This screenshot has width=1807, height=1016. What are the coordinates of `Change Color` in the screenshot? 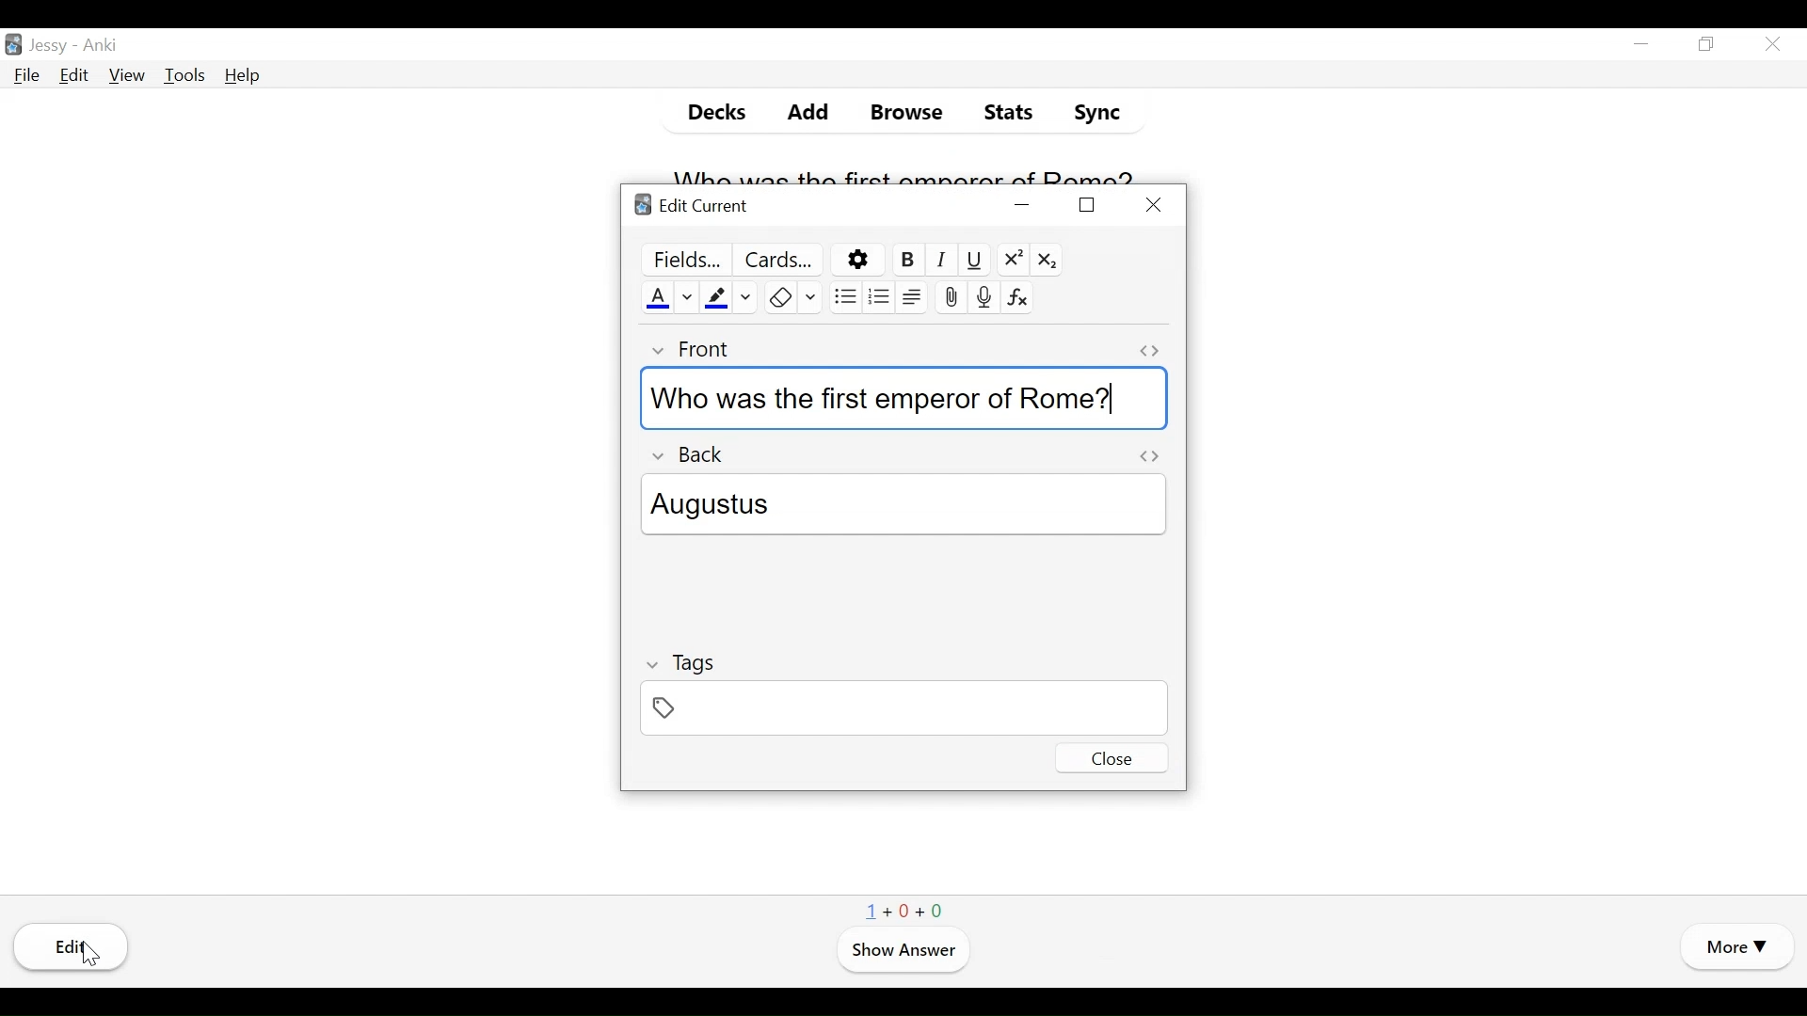 It's located at (688, 295).